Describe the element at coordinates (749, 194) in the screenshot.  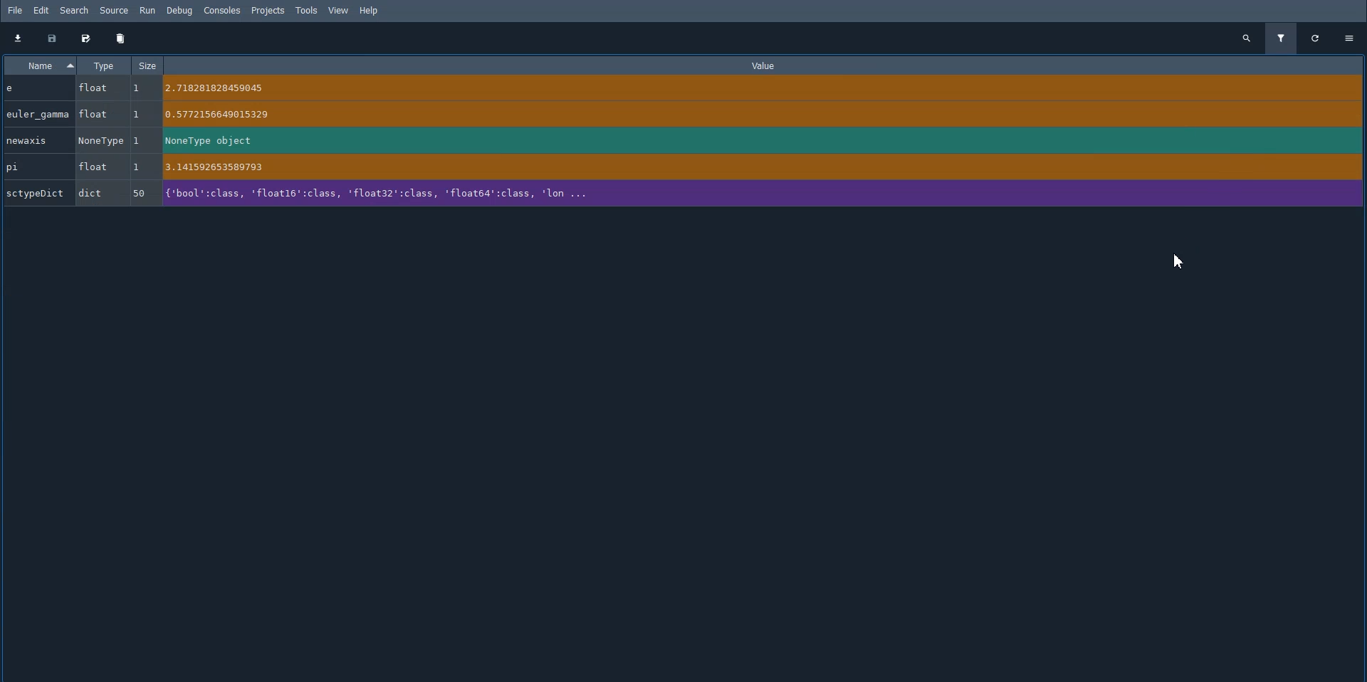
I see `{'bool':class, 'floatl6':class, 'float32':class, 'float6a’:class, ‘lon ...` at that location.